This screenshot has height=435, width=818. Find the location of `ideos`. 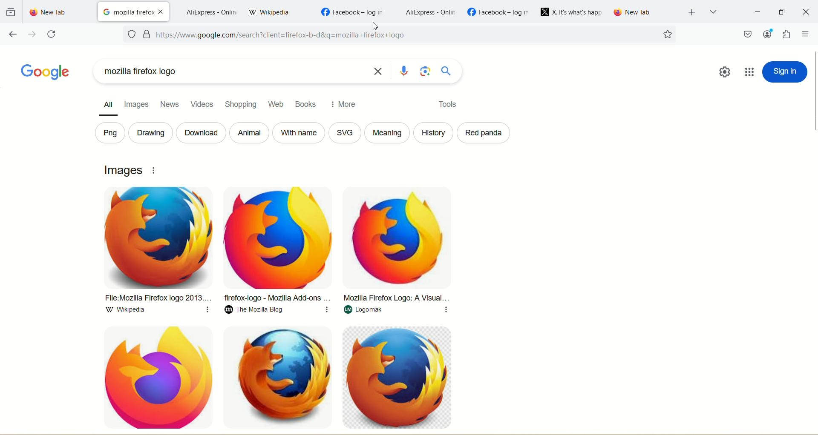

ideos is located at coordinates (202, 106).